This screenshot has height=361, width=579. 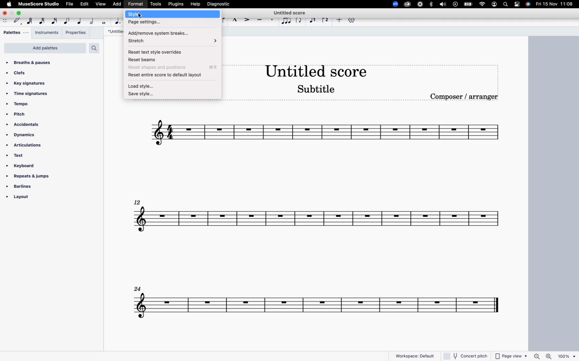 I want to click on reset text style overrides, so click(x=156, y=52).